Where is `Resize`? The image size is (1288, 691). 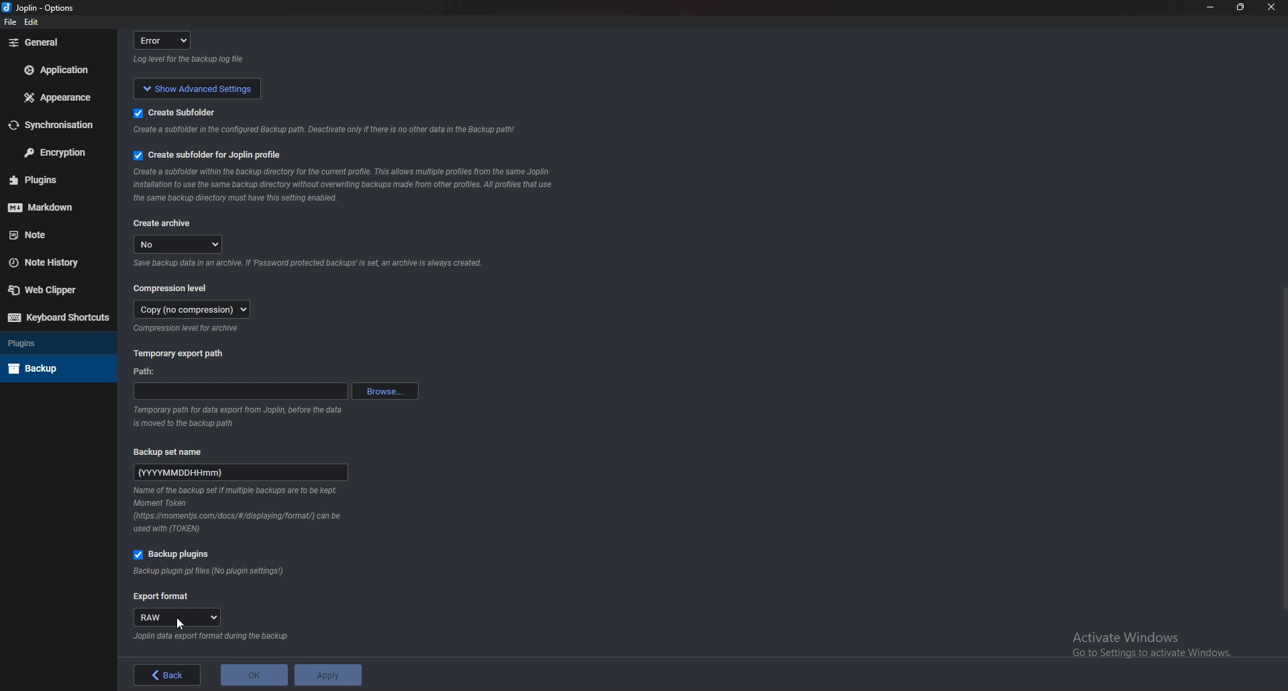
Resize is located at coordinates (1242, 7).